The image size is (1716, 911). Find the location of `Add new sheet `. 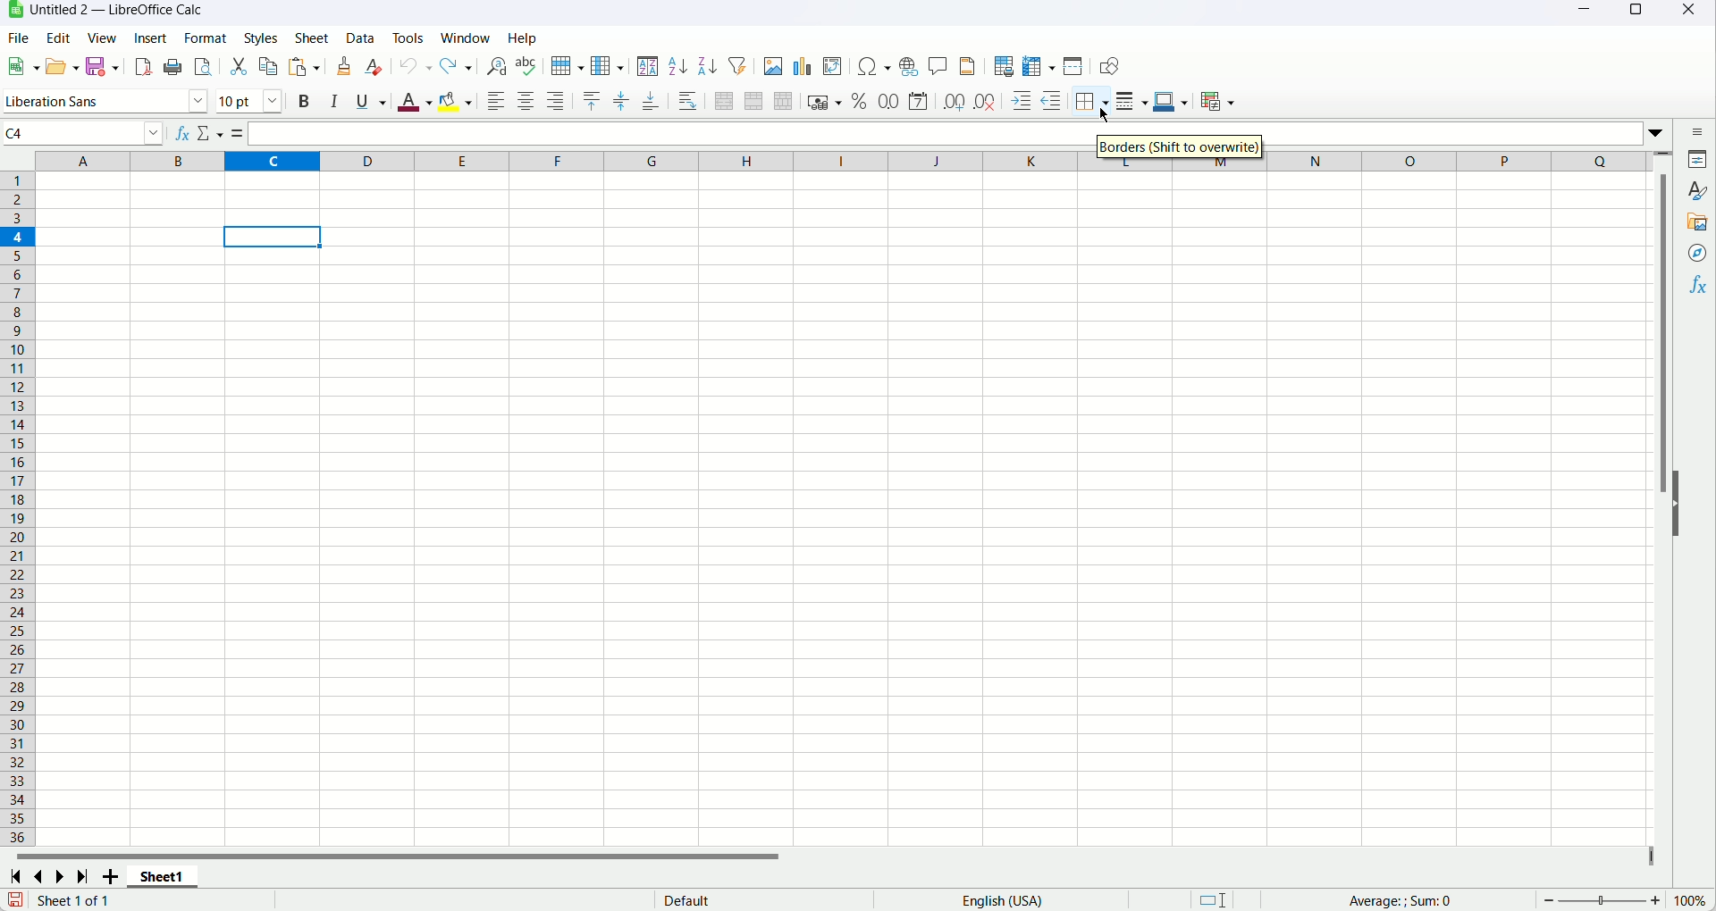

Add new sheet  is located at coordinates (110, 879).